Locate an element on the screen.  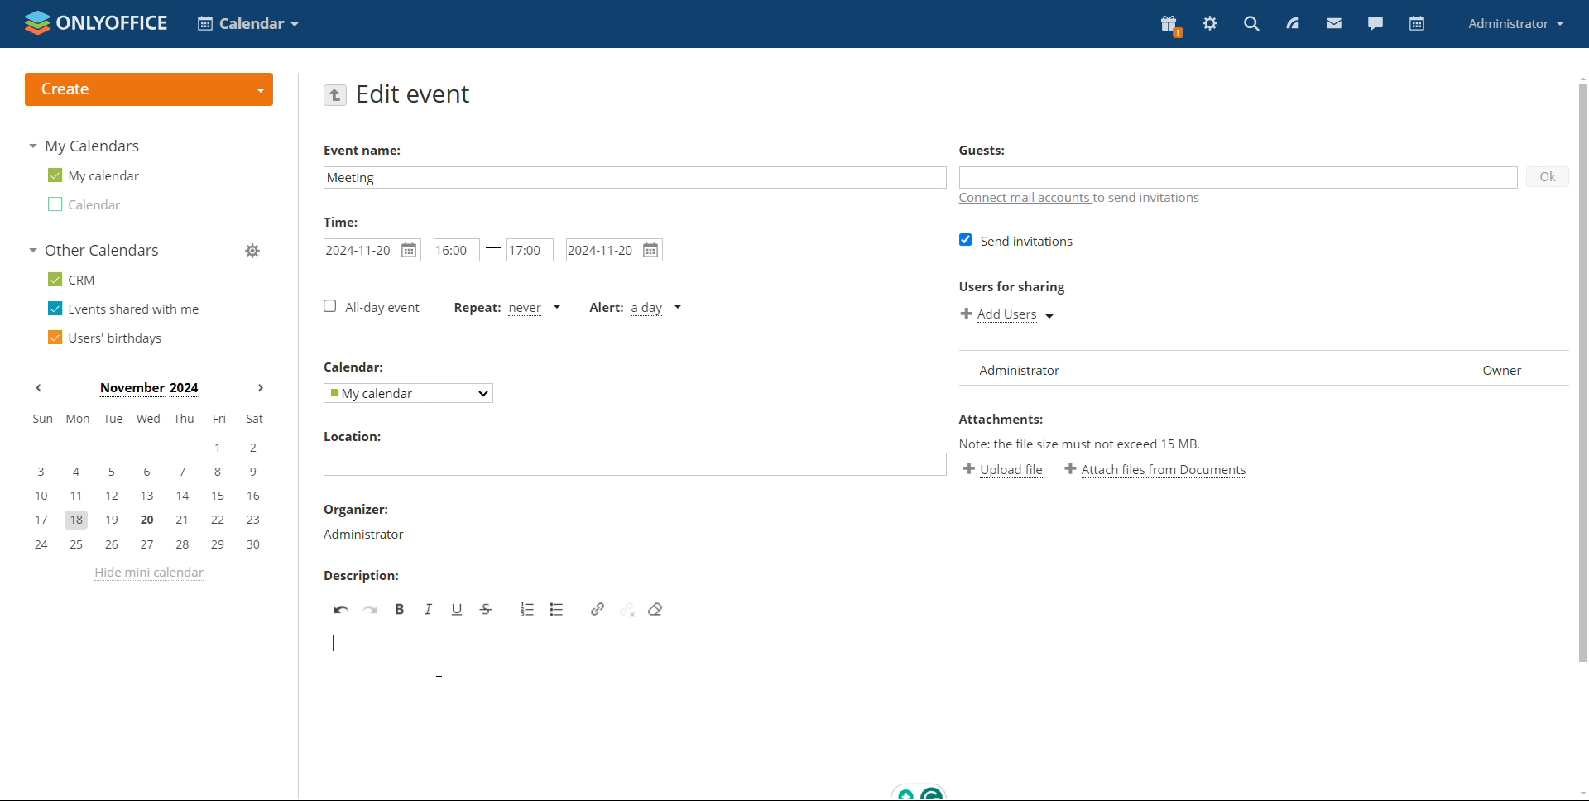
users' birthdays is located at coordinates (105, 337).